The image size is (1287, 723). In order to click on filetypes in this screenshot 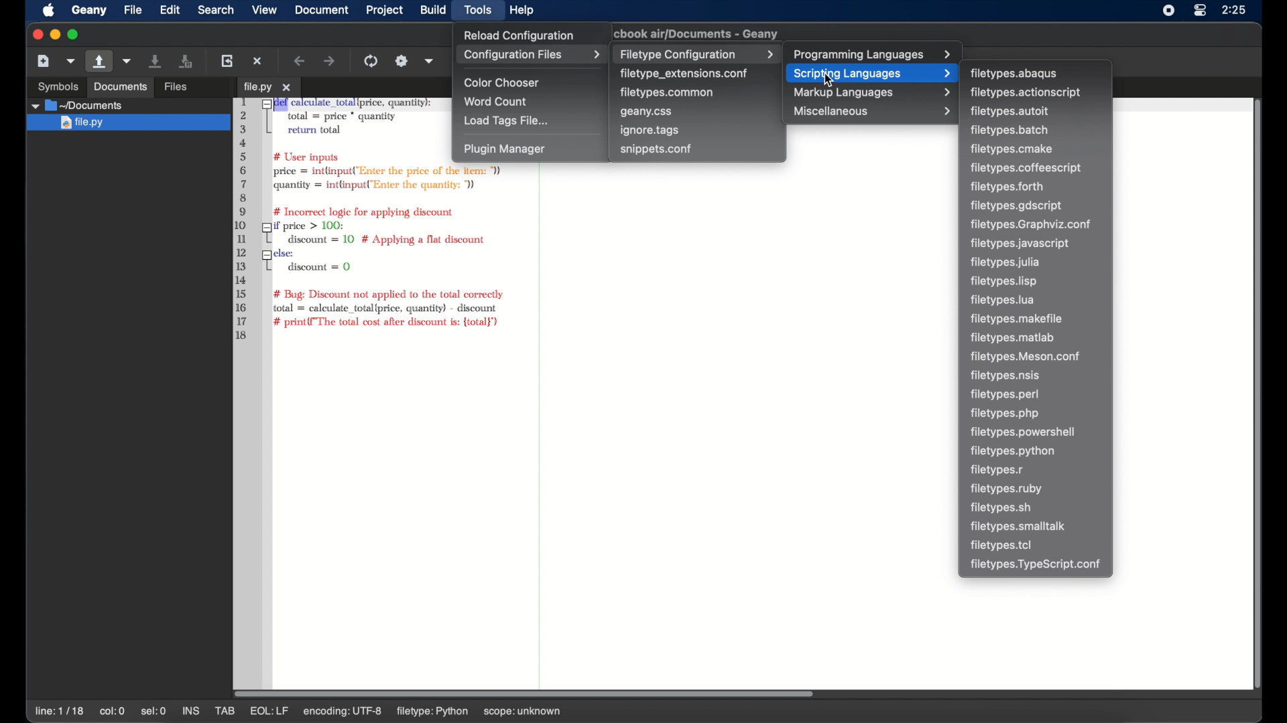, I will do `click(1014, 338)`.